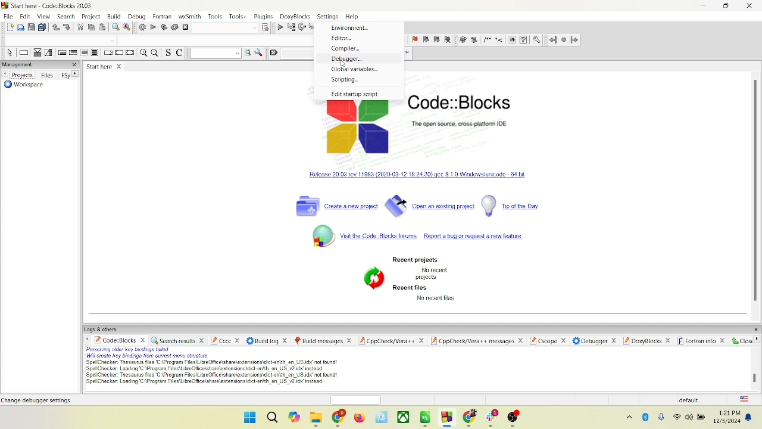 The width and height of the screenshot is (762, 429). I want to click on entry condition loop, so click(63, 52).